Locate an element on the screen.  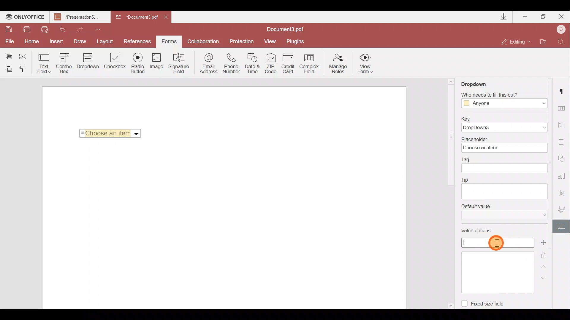
Undo is located at coordinates (62, 30).